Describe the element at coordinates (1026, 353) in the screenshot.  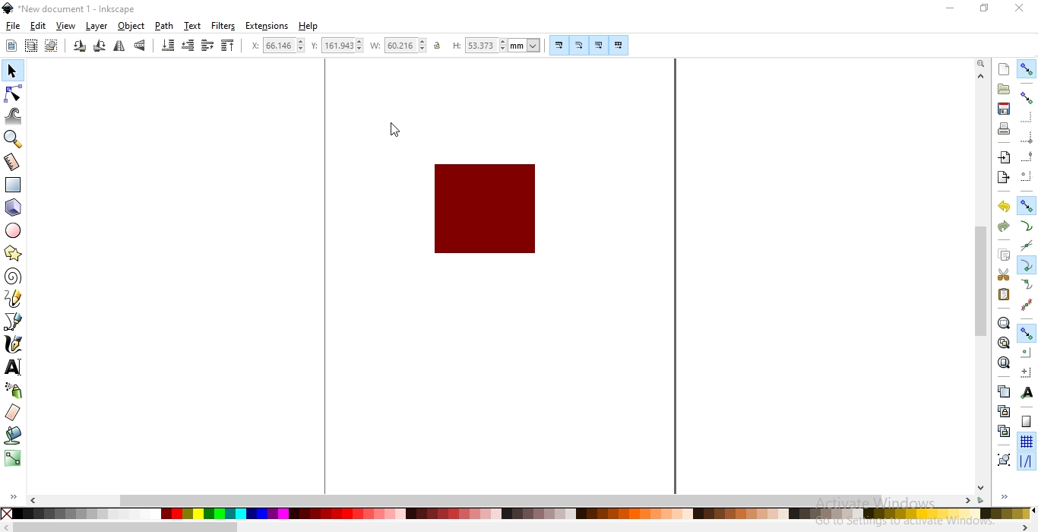
I see `snap centers to objects` at that location.